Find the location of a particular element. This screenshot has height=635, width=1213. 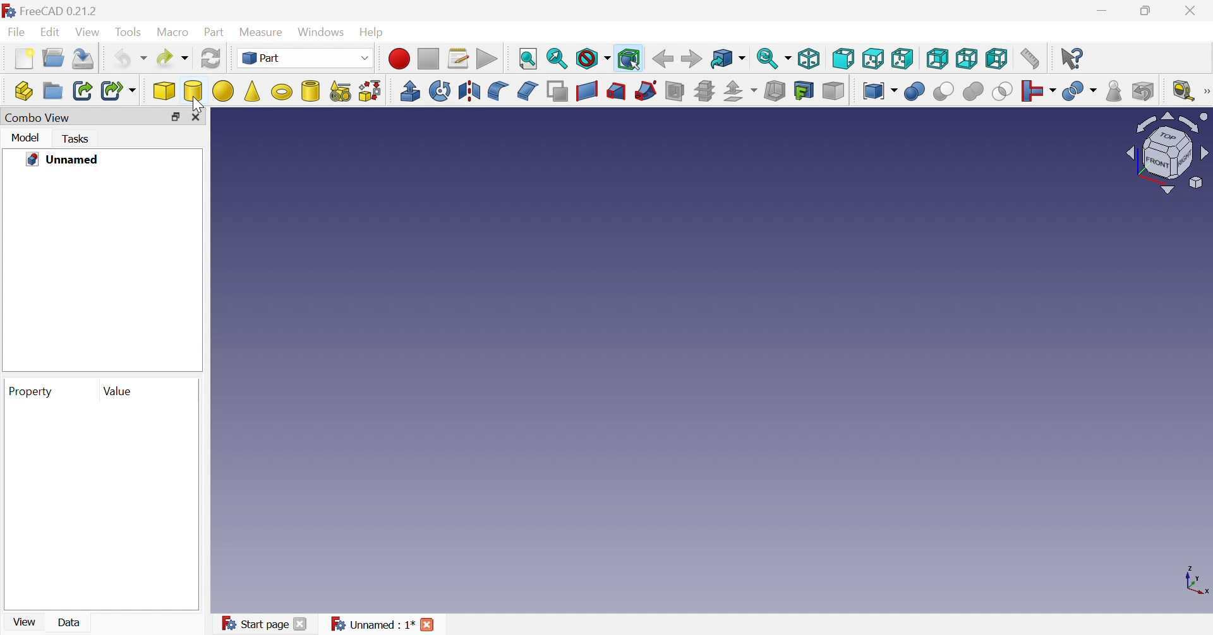

Bottom is located at coordinates (967, 59).